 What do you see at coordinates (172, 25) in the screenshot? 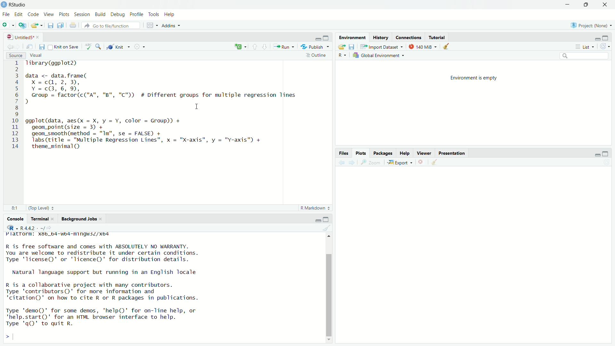
I see `Addins` at bounding box center [172, 25].